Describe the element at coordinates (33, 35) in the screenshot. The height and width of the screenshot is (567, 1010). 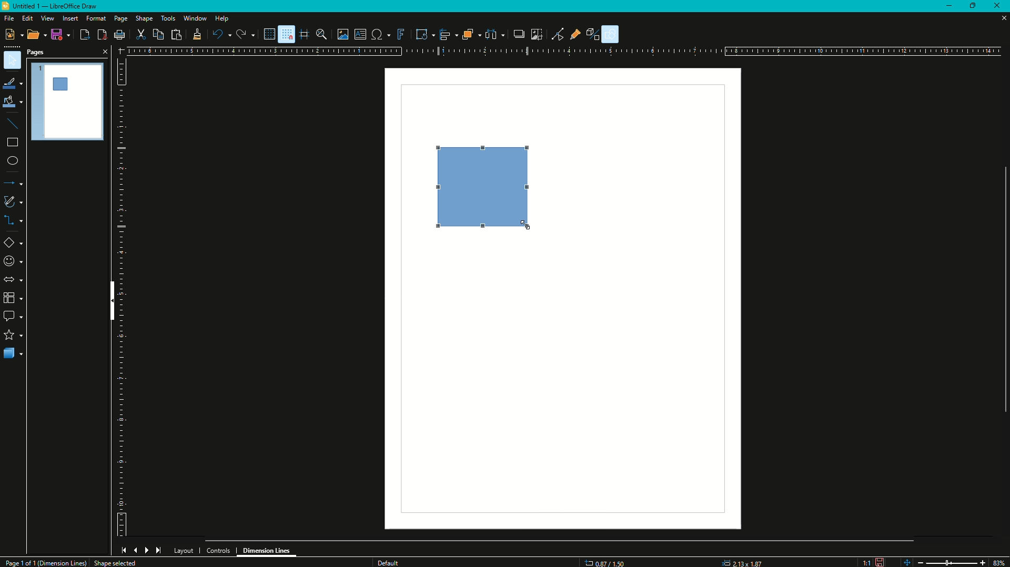
I see `Open` at that location.